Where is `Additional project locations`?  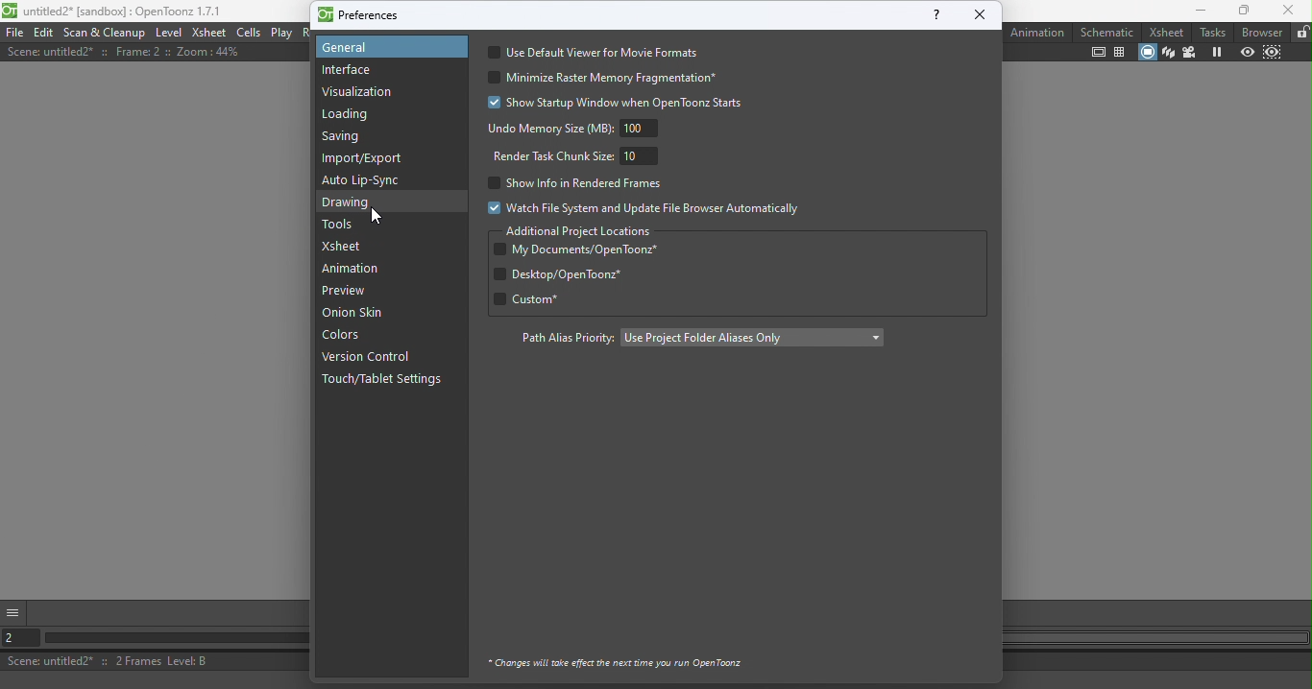
Additional project locations is located at coordinates (580, 231).